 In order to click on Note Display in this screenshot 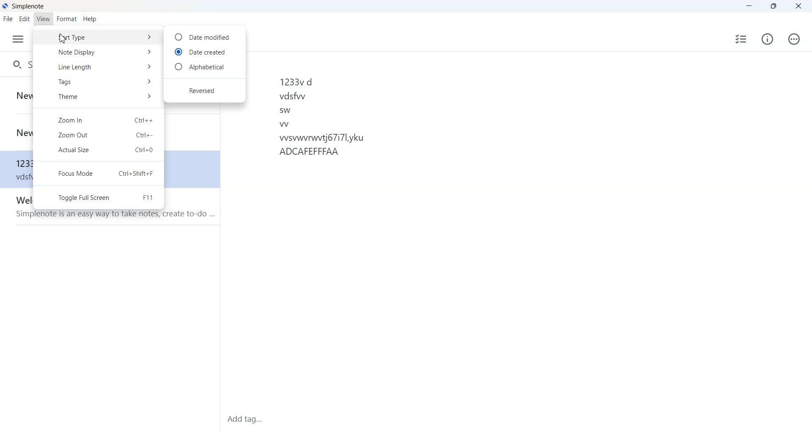, I will do `click(99, 52)`.